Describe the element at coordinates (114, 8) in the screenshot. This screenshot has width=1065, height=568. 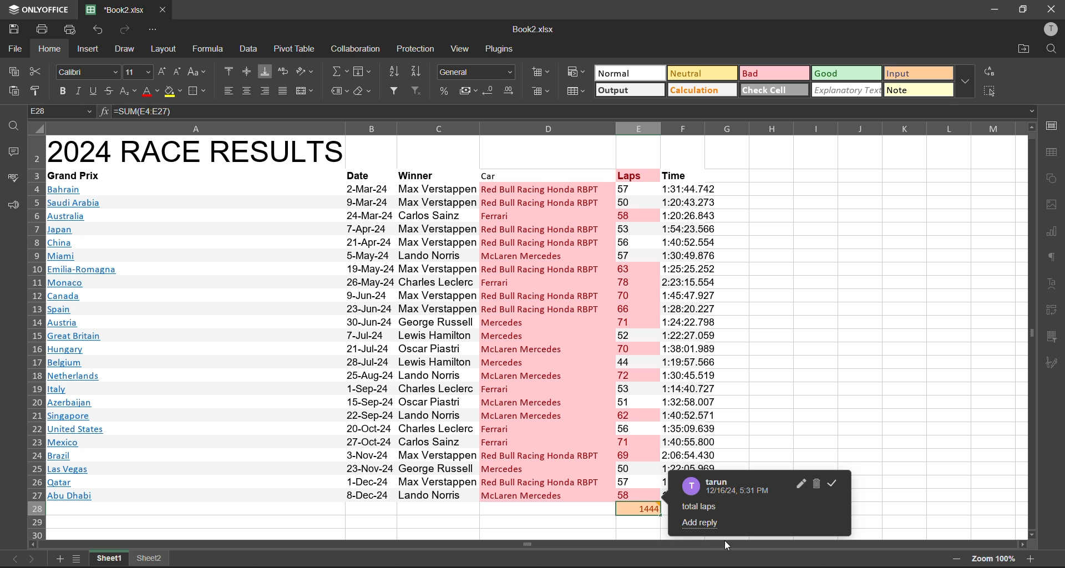
I see `filename` at that location.